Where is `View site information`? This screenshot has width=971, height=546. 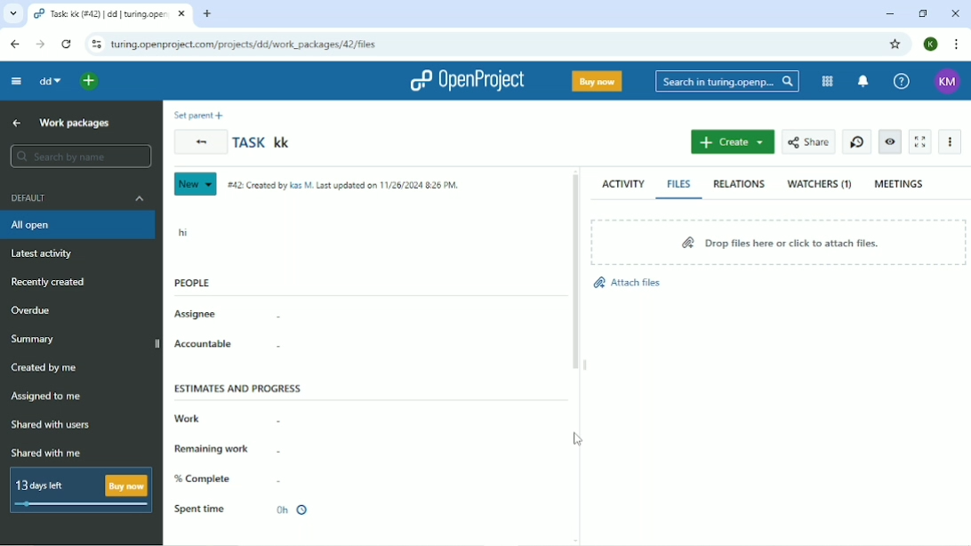
View site information is located at coordinates (95, 44).